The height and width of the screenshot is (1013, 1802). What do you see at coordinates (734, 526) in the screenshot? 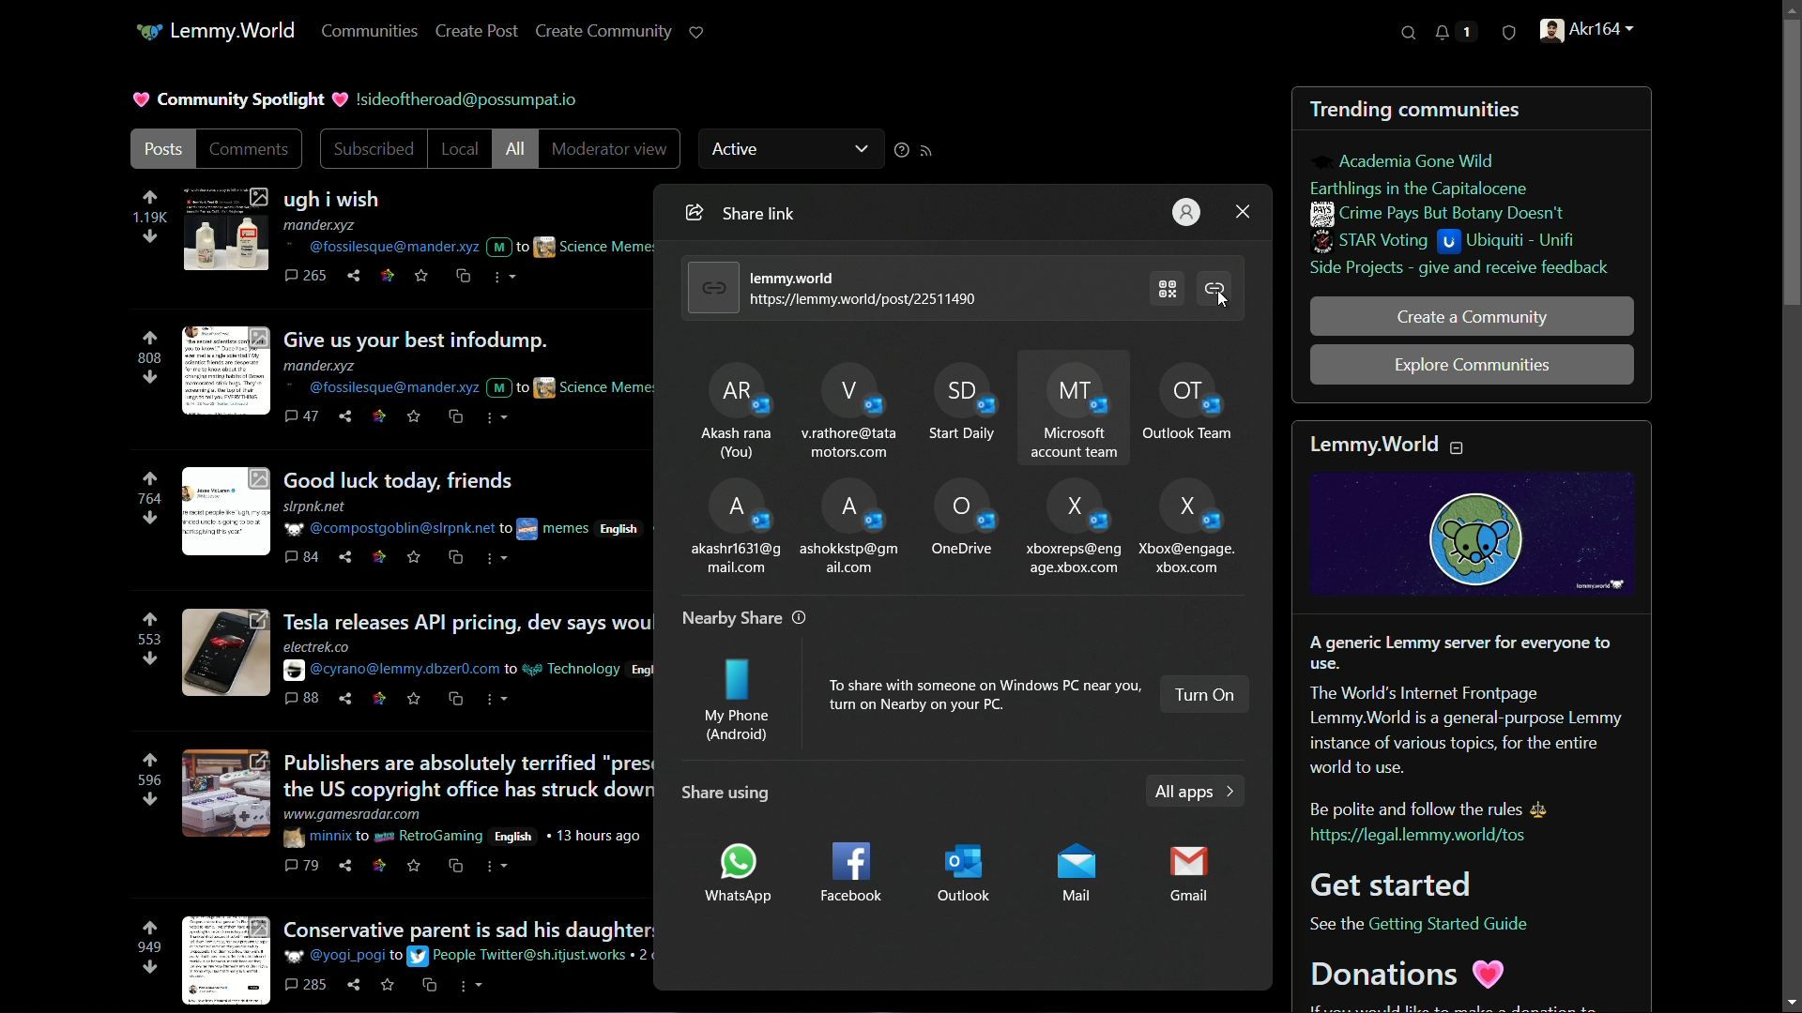
I see `akashr1631@gmail.com` at bounding box center [734, 526].